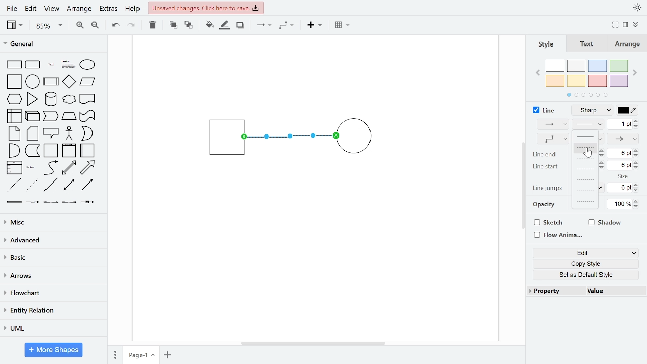 The width and height of the screenshot is (647, 364). What do you see at coordinates (613, 291) in the screenshot?
I see `value` at bounding box center [613, 291].